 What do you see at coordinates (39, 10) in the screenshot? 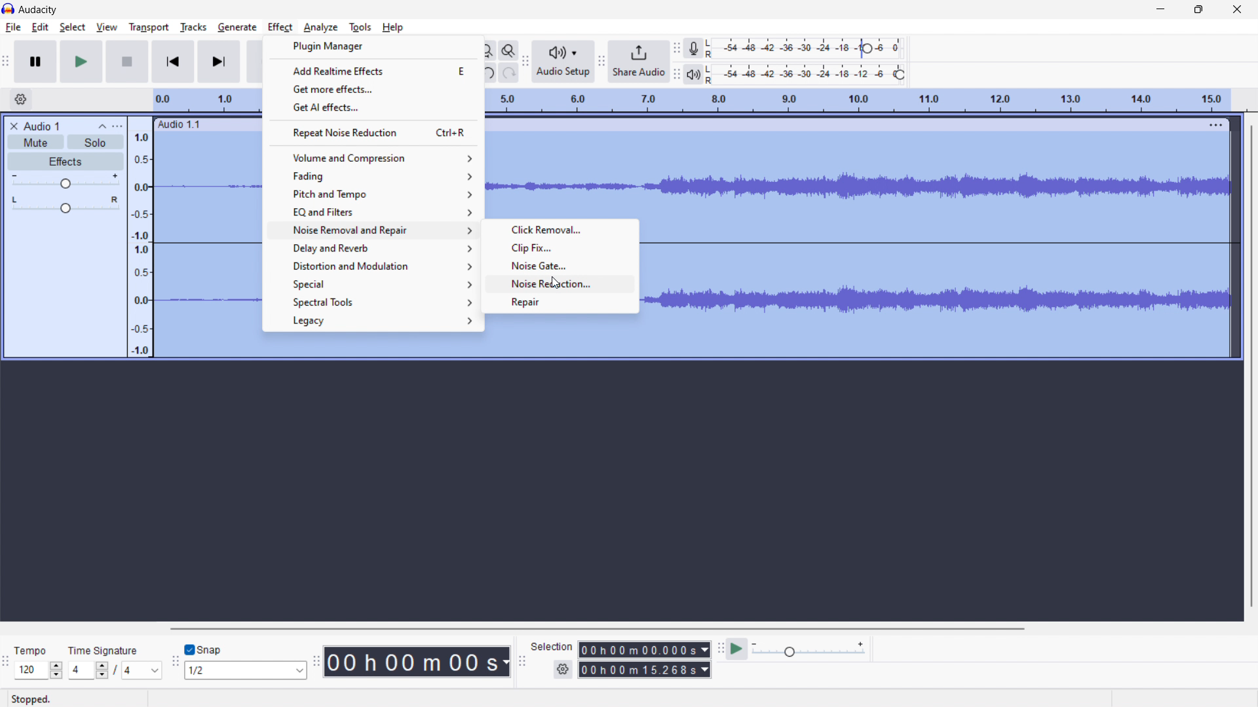
I see `title` at bounding box center [39, 10].